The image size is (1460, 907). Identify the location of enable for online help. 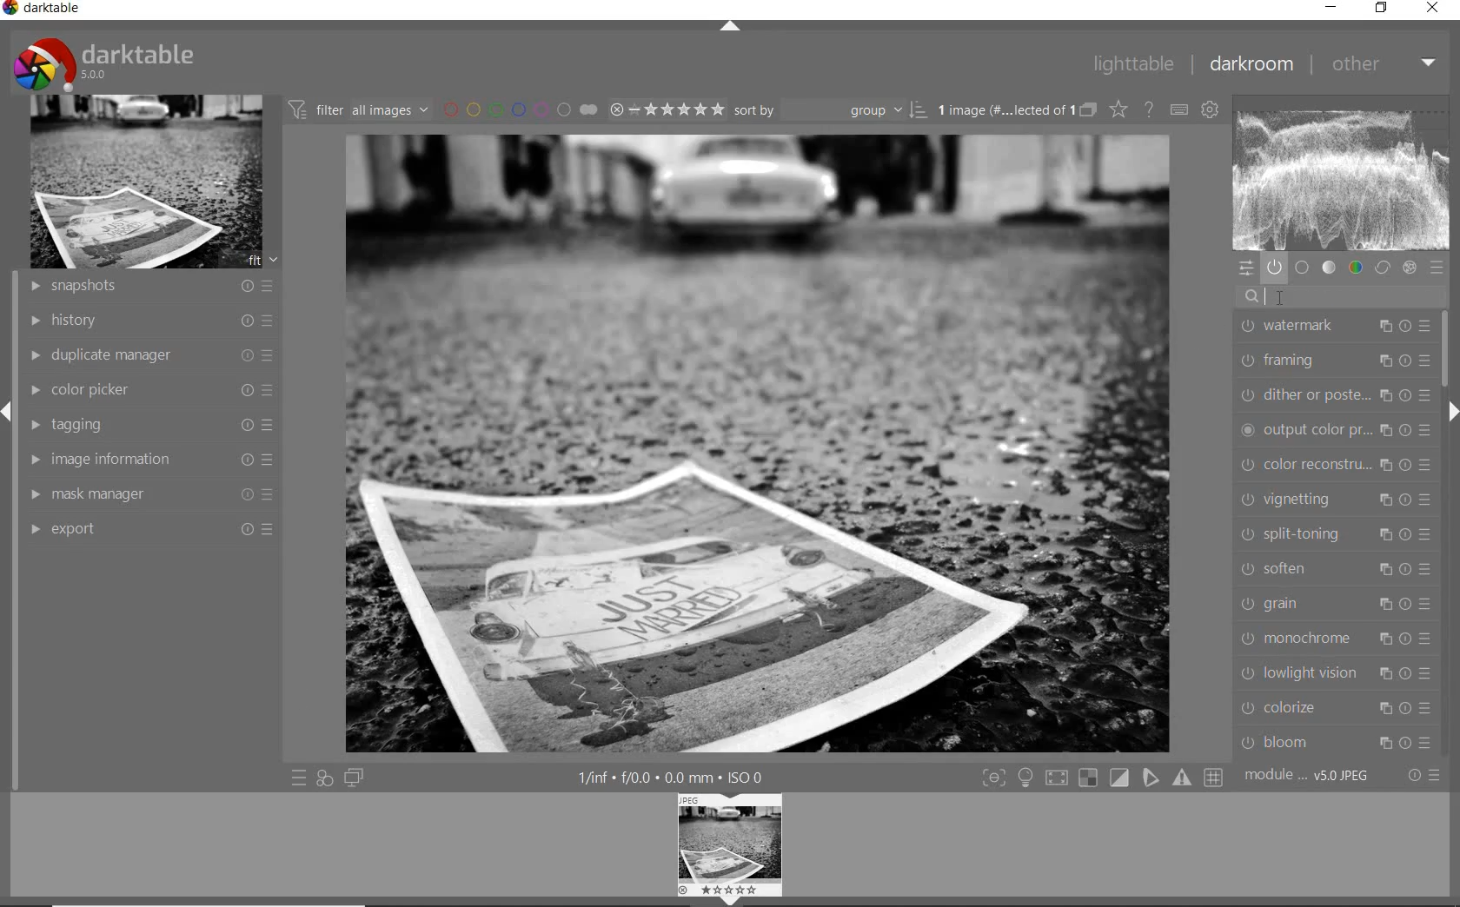
(1150, 109).